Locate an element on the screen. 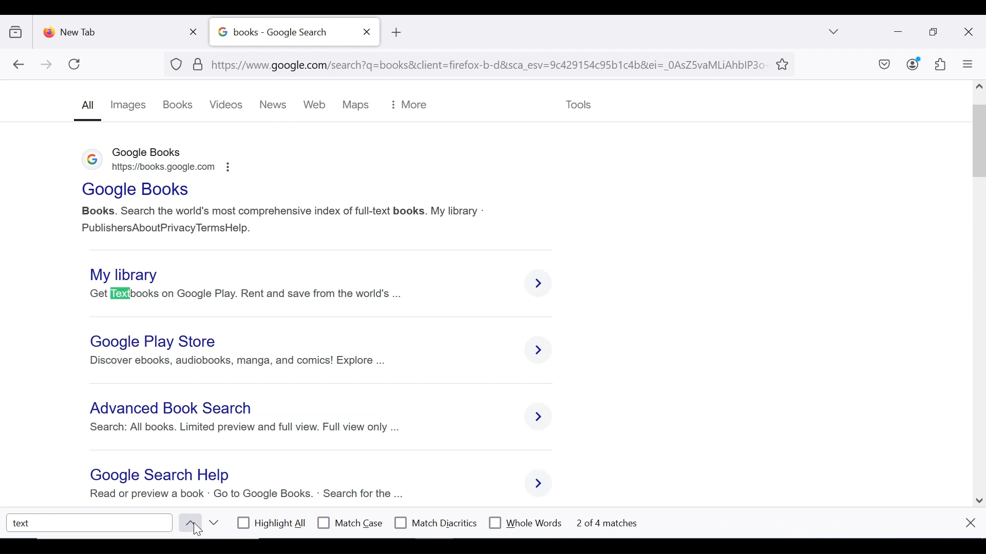 Image resolution: width=986 pixels, height=554 pixels. forward is located at coordinates (47, 65).